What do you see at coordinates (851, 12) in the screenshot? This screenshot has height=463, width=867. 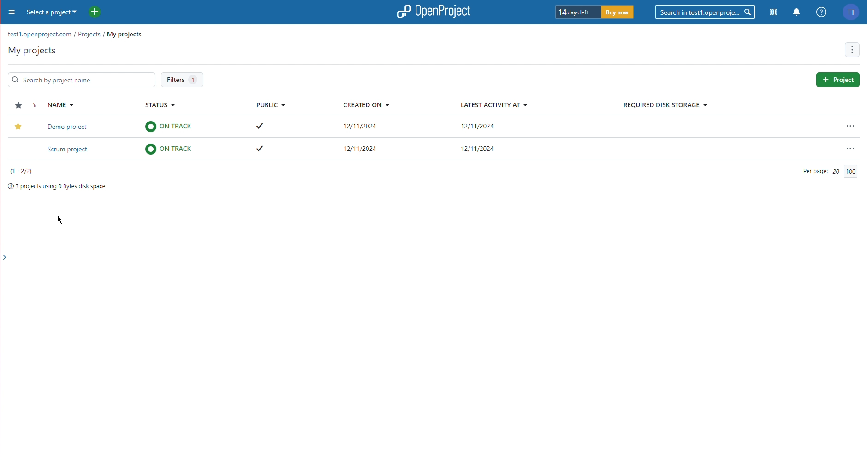 I see `Account` at bounding box center [851, 12].